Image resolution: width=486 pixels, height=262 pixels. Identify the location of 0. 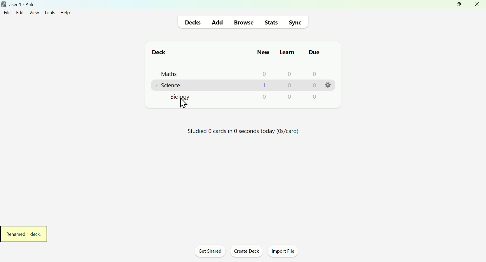
(314, 97).